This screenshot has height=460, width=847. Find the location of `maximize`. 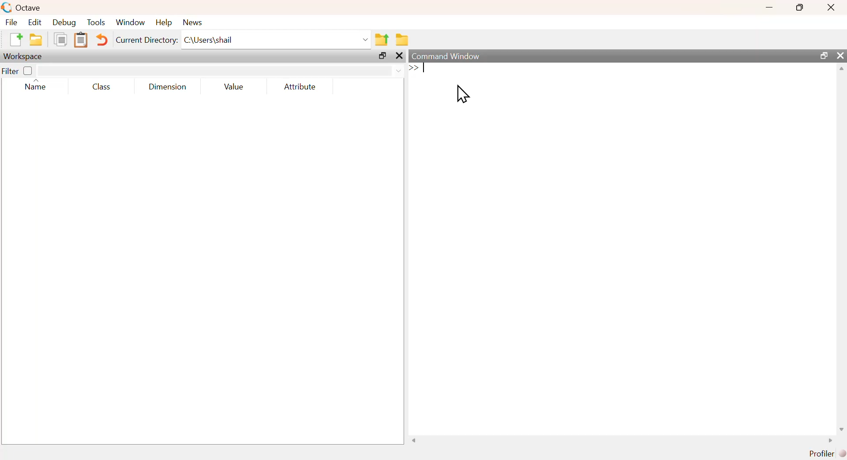

maximize is located at coordinates (380, 56).